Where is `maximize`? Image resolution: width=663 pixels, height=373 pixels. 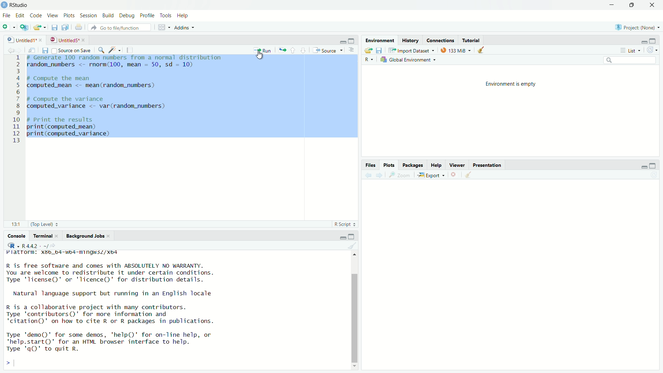
maximize is located at coordinates (633, 5).